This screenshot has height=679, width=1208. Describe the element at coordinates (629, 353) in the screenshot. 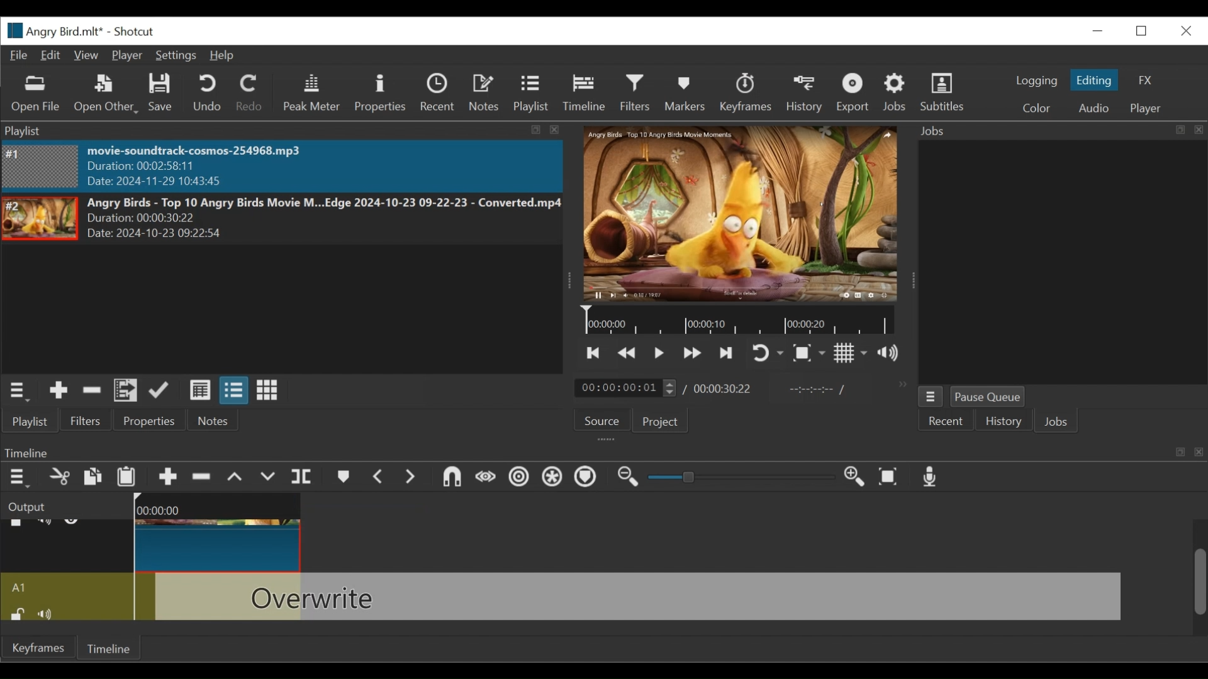

I see `Play quickly backward` at that location.